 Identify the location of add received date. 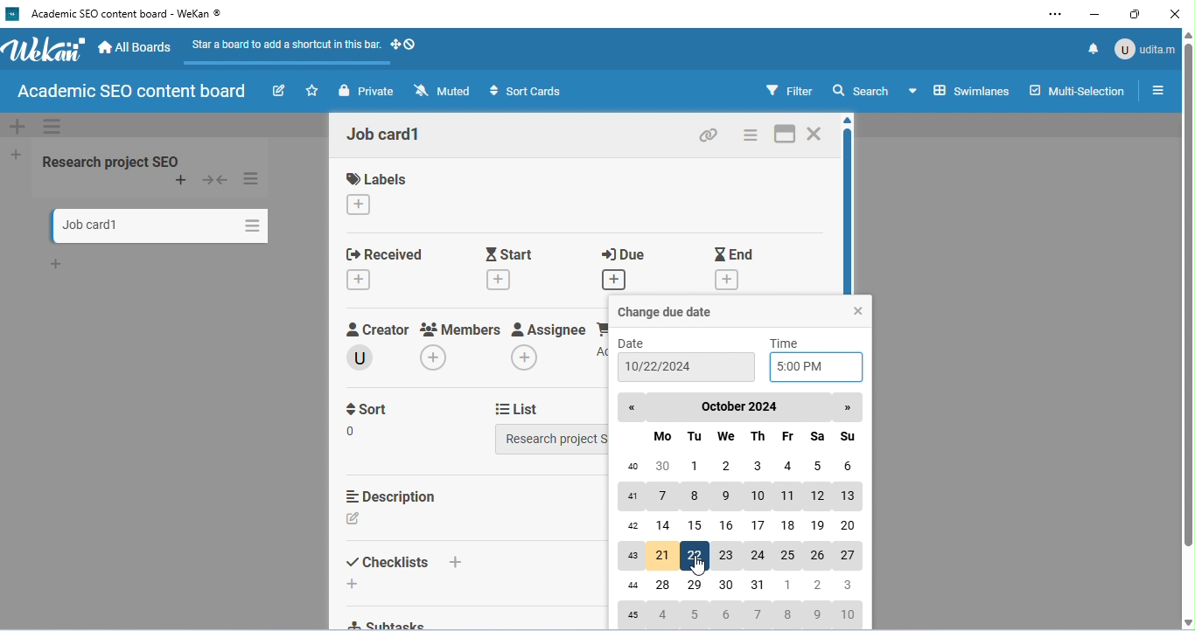
(360, 279).